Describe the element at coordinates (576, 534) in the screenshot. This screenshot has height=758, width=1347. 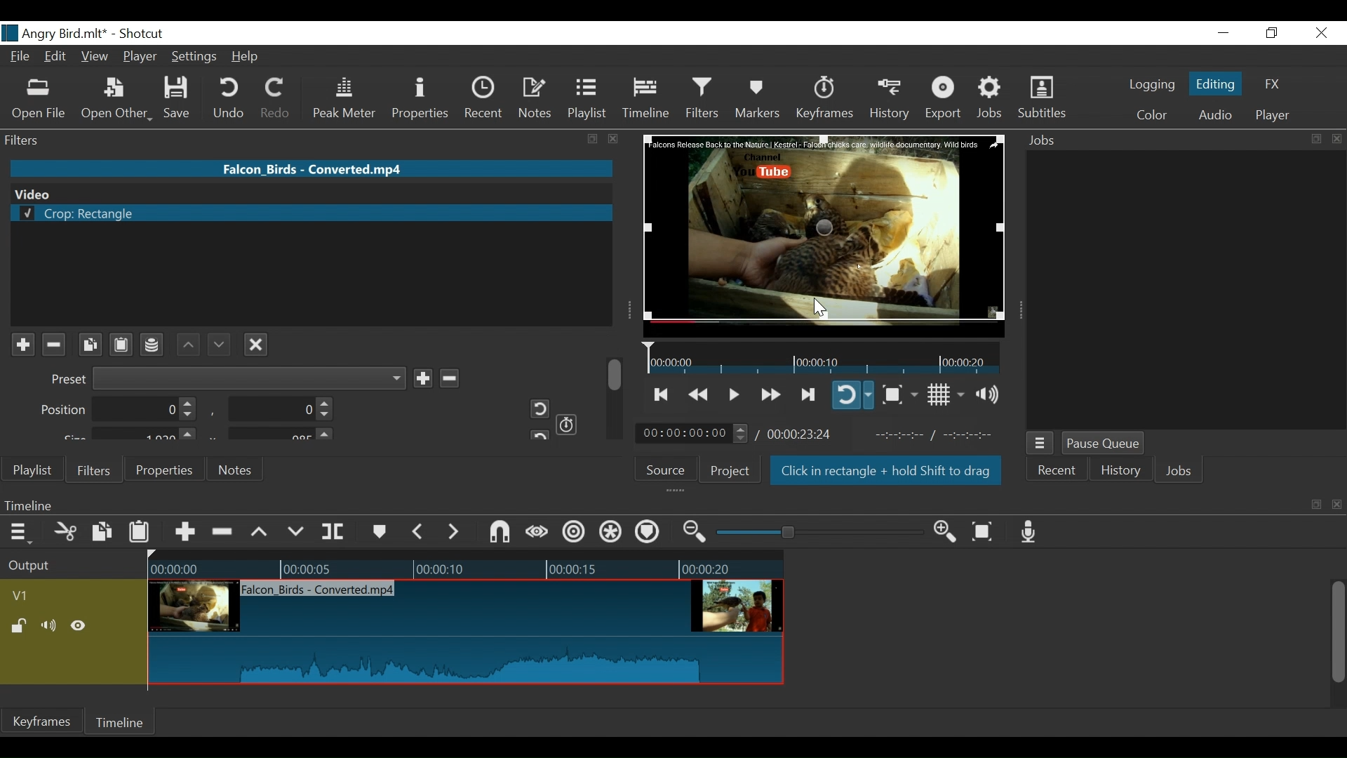
I see `Ripple` at that location.